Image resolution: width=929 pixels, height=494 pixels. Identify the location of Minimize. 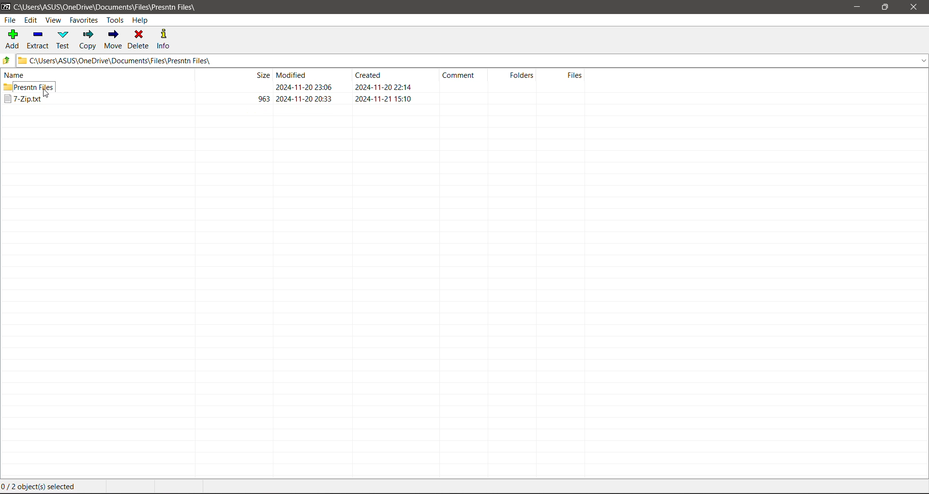
(856, 7).